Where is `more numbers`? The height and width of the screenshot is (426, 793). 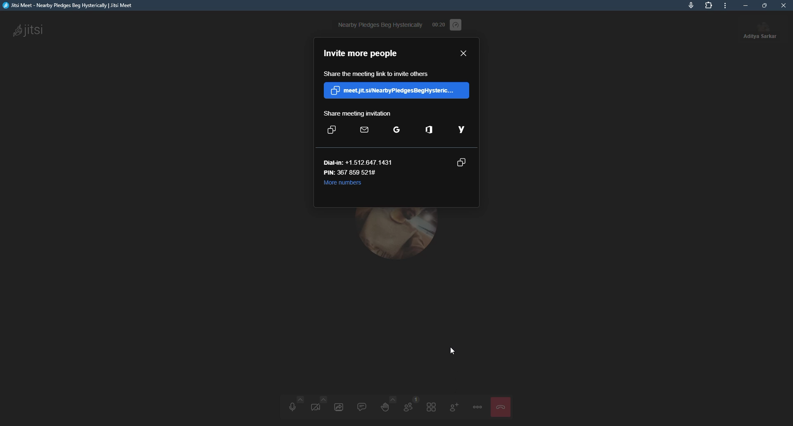
more numbers is located at coordinates (344, 183).